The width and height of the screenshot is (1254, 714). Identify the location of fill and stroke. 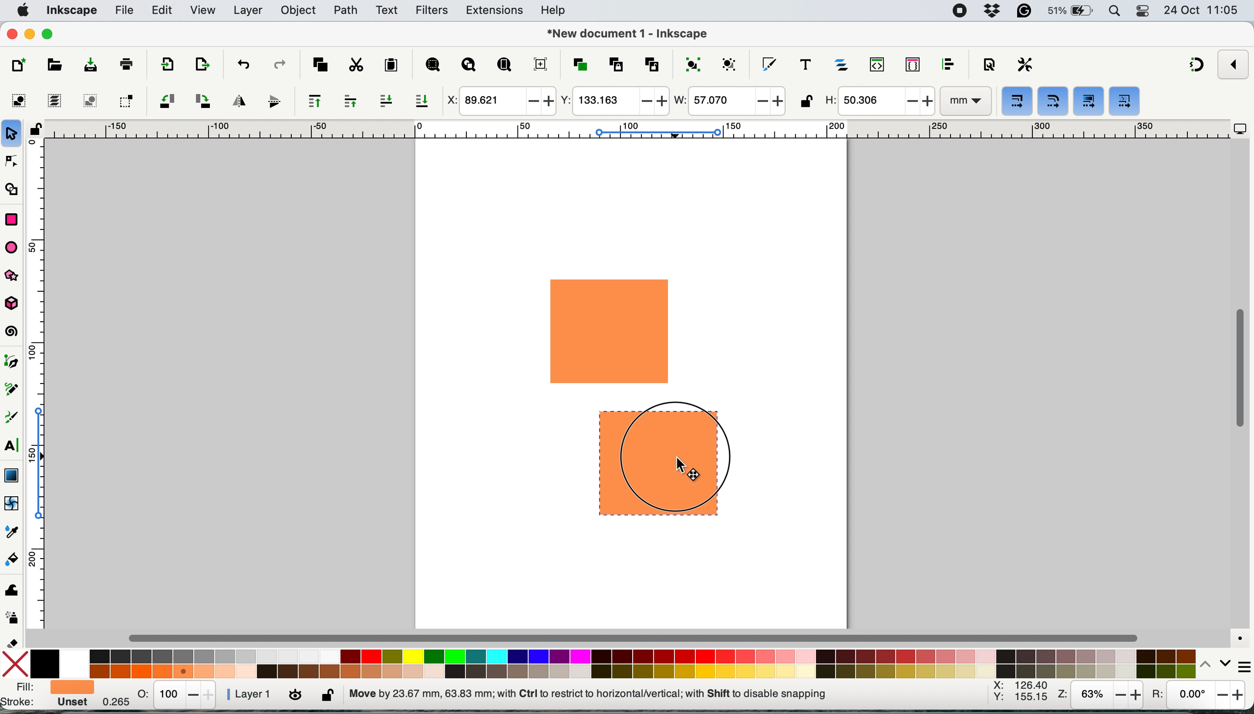
(769, 62).